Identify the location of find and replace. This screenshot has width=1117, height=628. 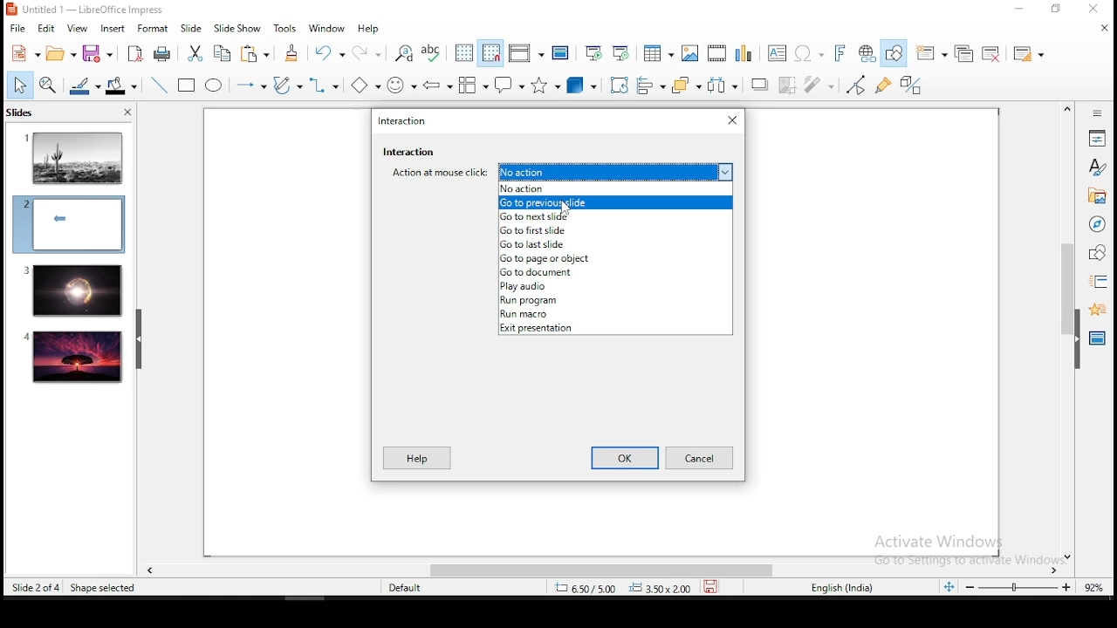
(404, 51).